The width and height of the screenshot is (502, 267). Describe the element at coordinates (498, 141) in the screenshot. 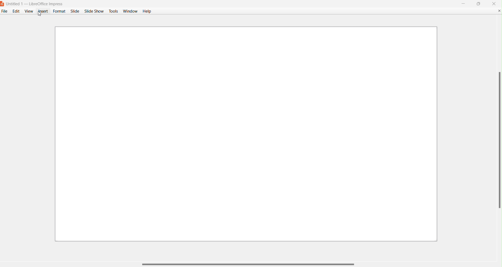

I see `Vertical Scroll Bar` at that location.